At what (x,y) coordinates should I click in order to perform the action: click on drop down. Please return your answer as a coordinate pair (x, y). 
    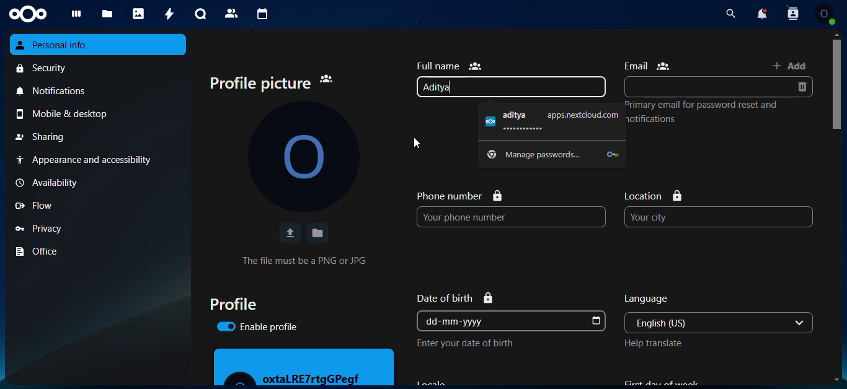
    Looking at the image, I should click on (800, 323).